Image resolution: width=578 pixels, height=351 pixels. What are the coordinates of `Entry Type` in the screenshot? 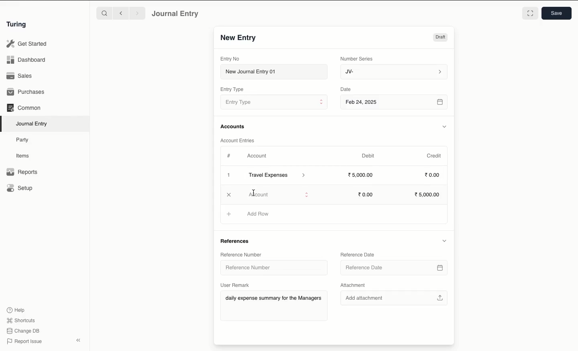 It's located at (274, 102).